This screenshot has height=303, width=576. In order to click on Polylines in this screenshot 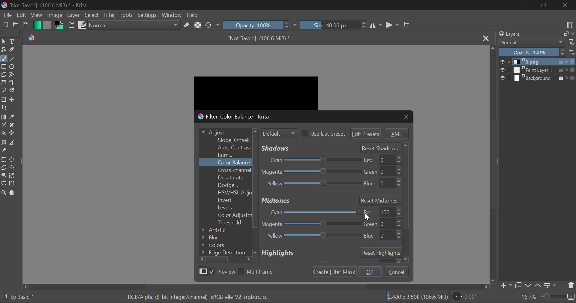, I will do `click(12, 75)`.